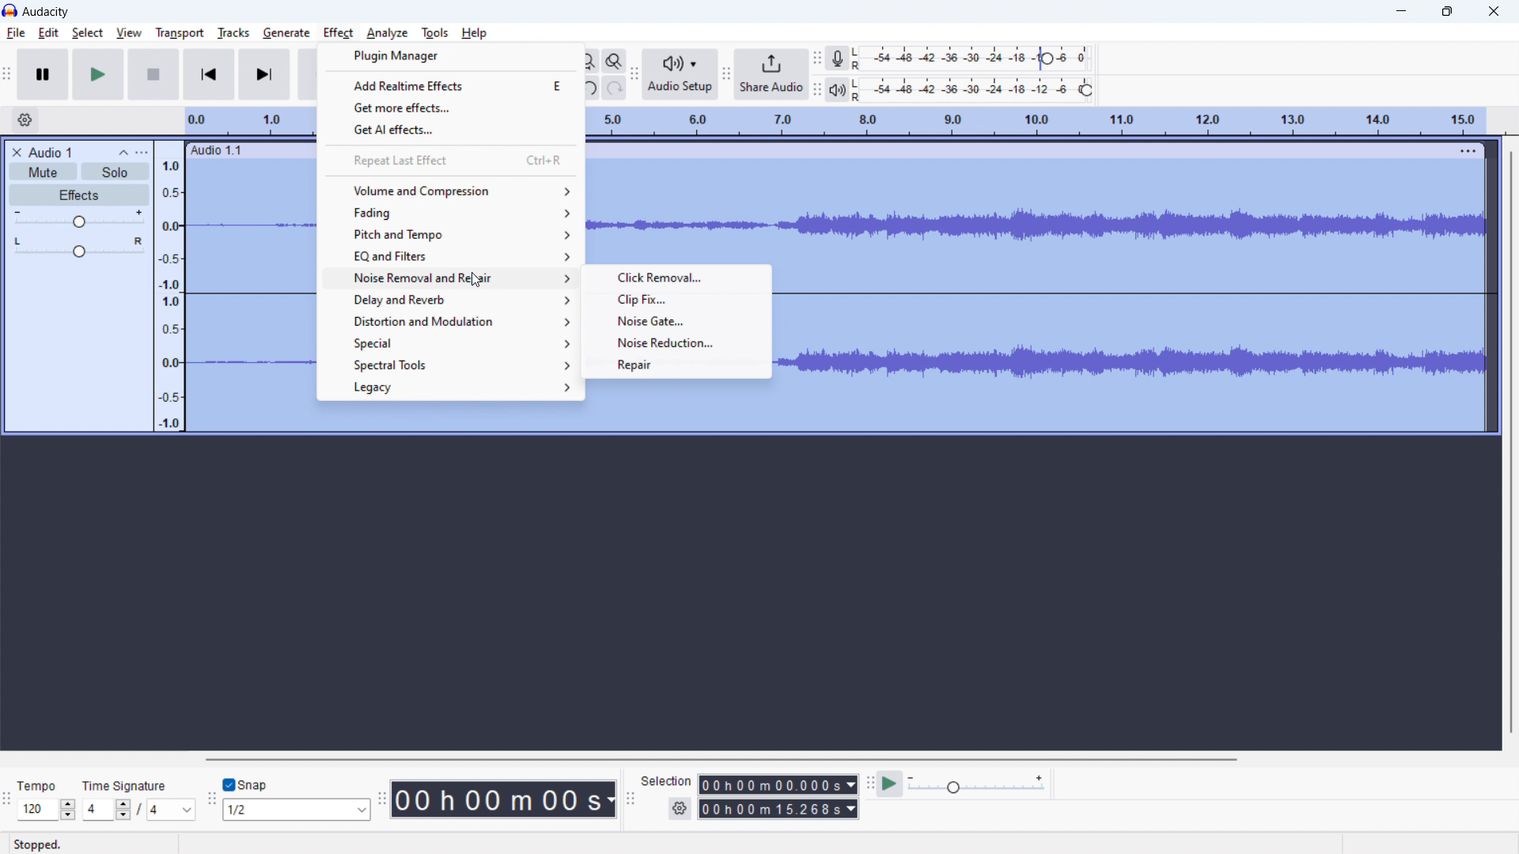  I want to click on repair, so click(676, 365).